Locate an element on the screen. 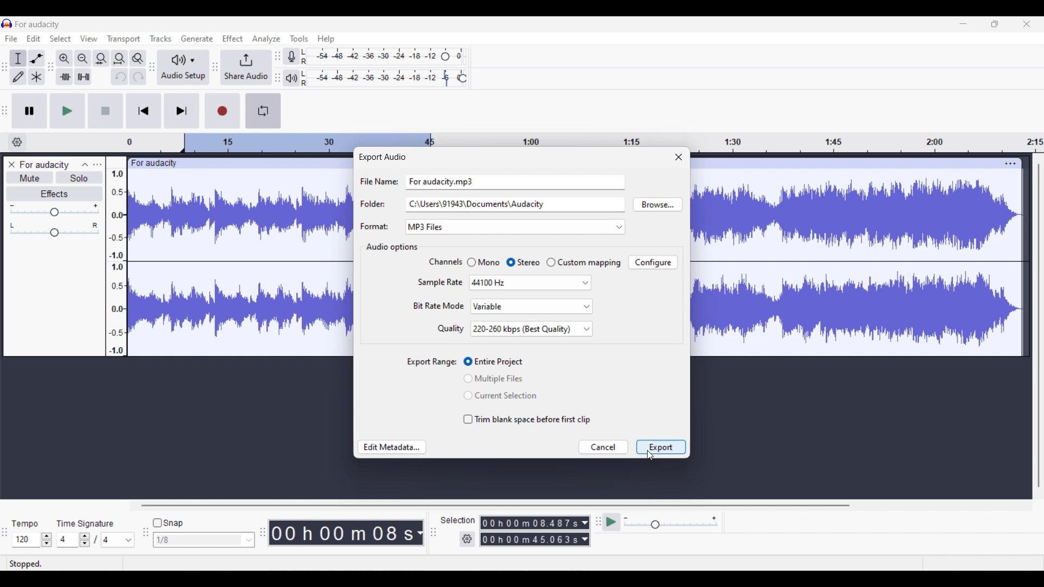 The image size is (1044, 587). Increase/Decrease number is located at coordinates (85, 540).